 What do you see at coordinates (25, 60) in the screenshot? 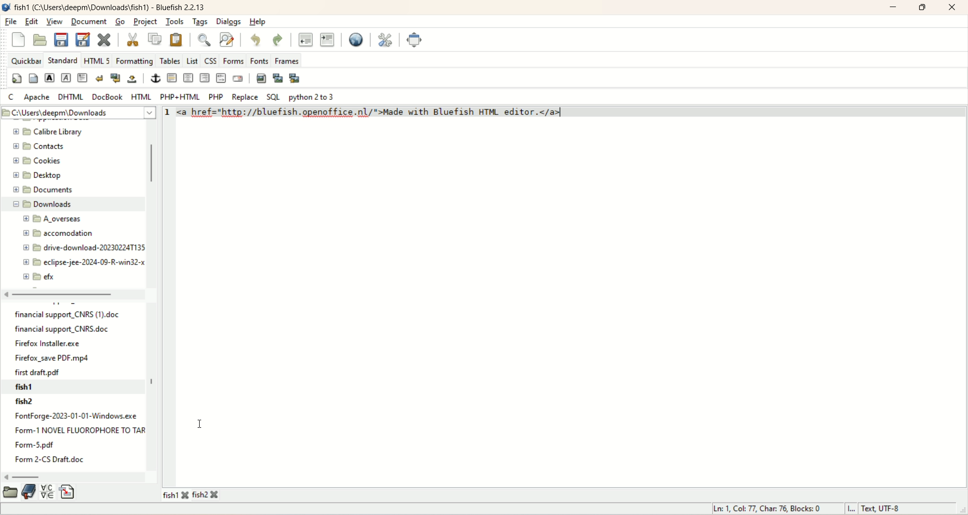
I see `quickbar` at bounding box center [25, 60].